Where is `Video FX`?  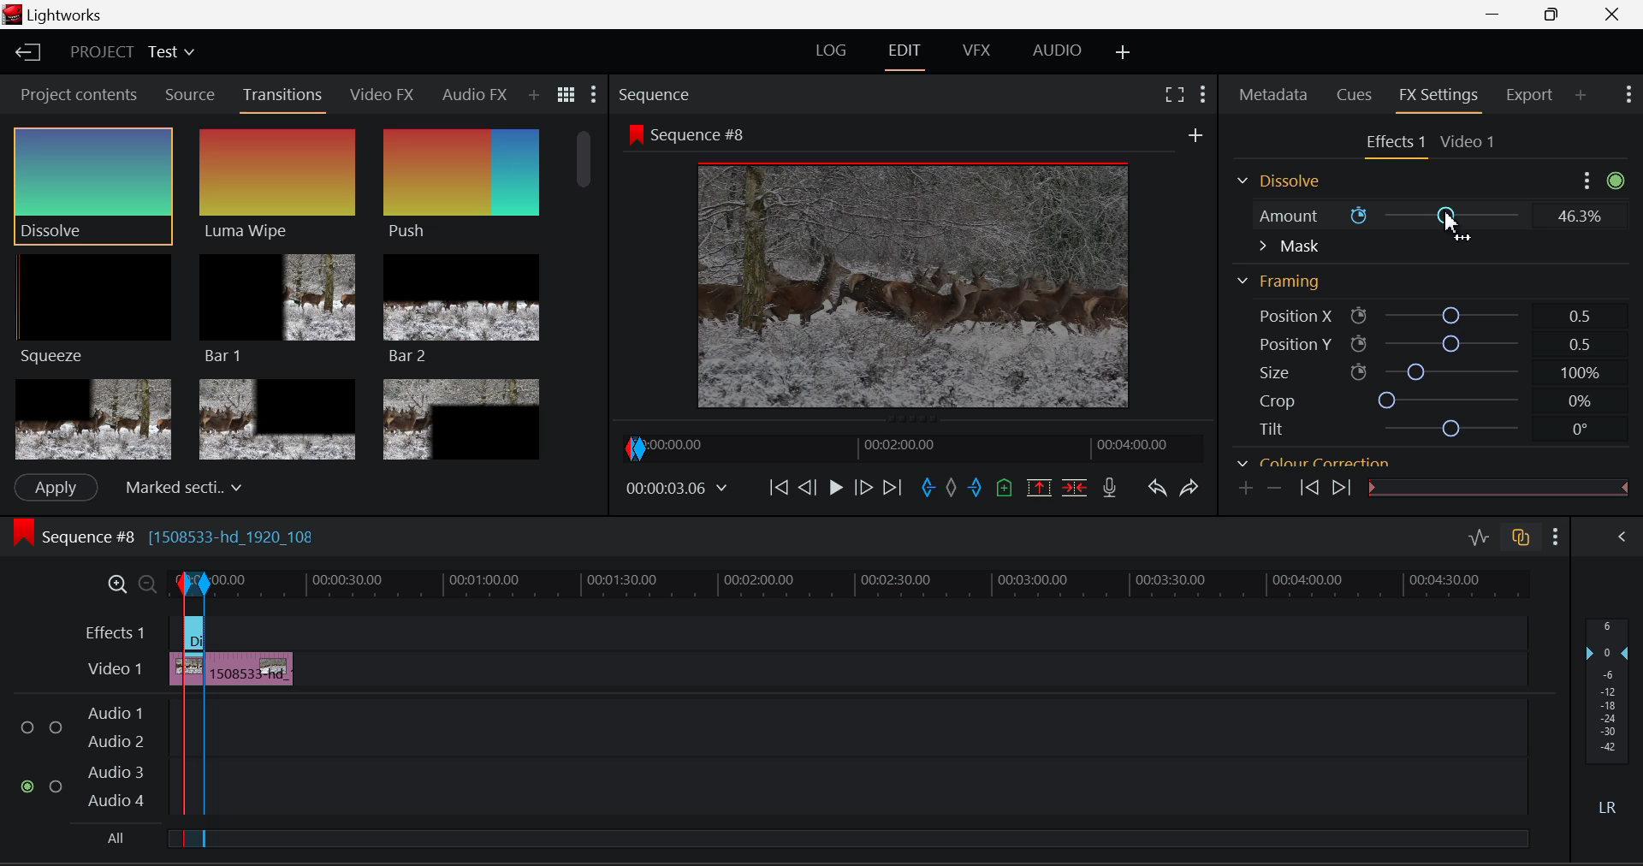 Video FX is located at coordinates (383, 97).